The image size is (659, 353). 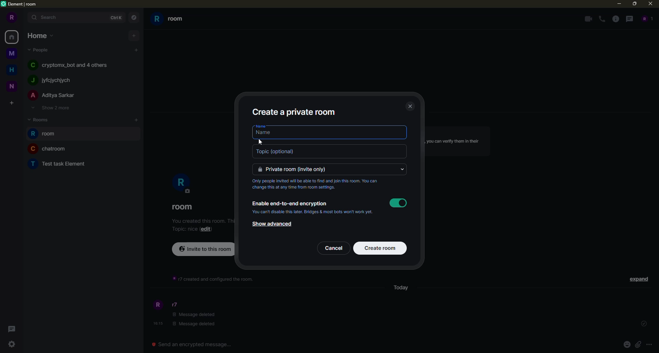 I want to click on profile, so click(x=157, y=305).